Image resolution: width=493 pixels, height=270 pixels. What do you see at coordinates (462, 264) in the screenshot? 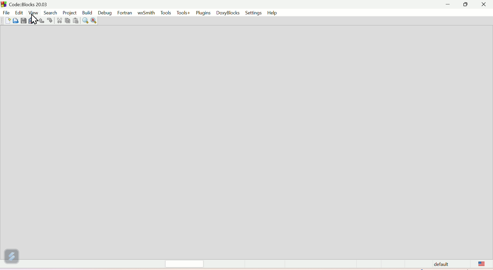
I see `Default` at bounding box center [462, 264].